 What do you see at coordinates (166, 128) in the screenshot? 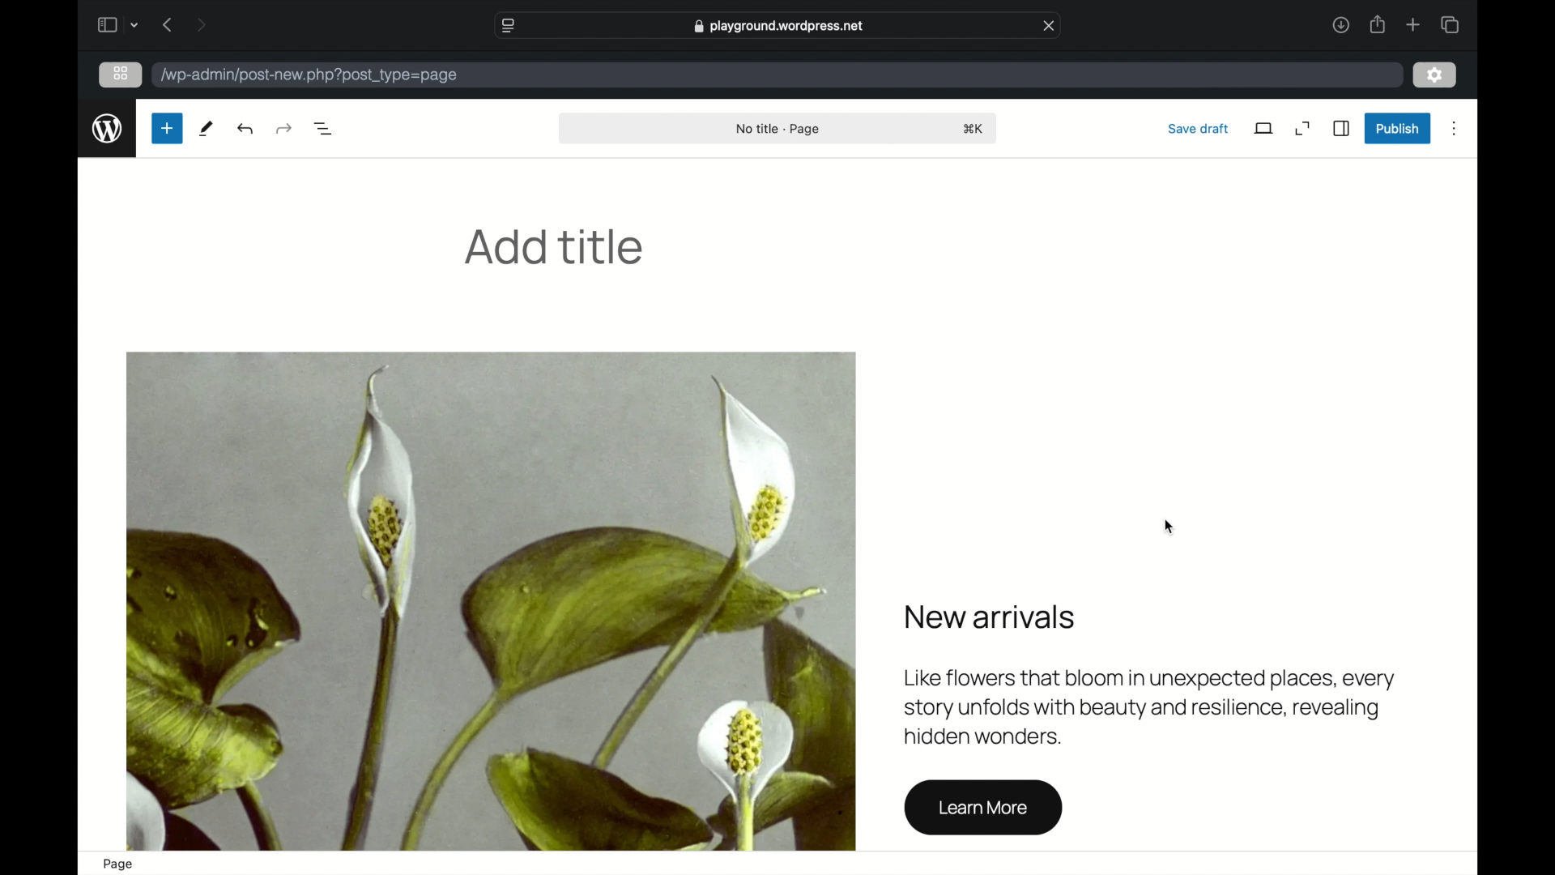
I see `new` at bounding box center [166, 128].